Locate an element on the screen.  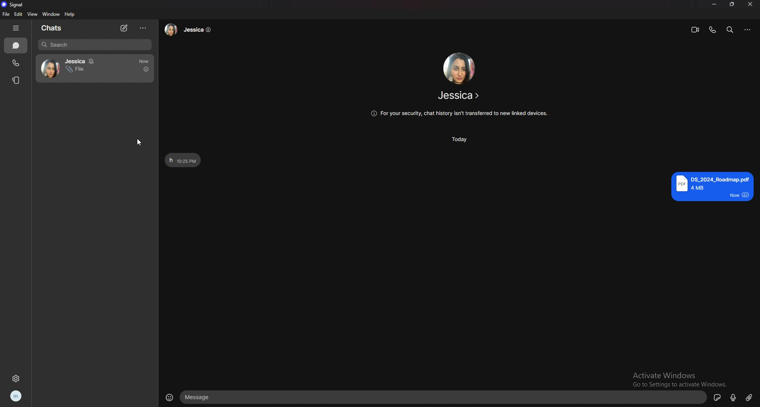
cursor is located at coordinates (140, 139).